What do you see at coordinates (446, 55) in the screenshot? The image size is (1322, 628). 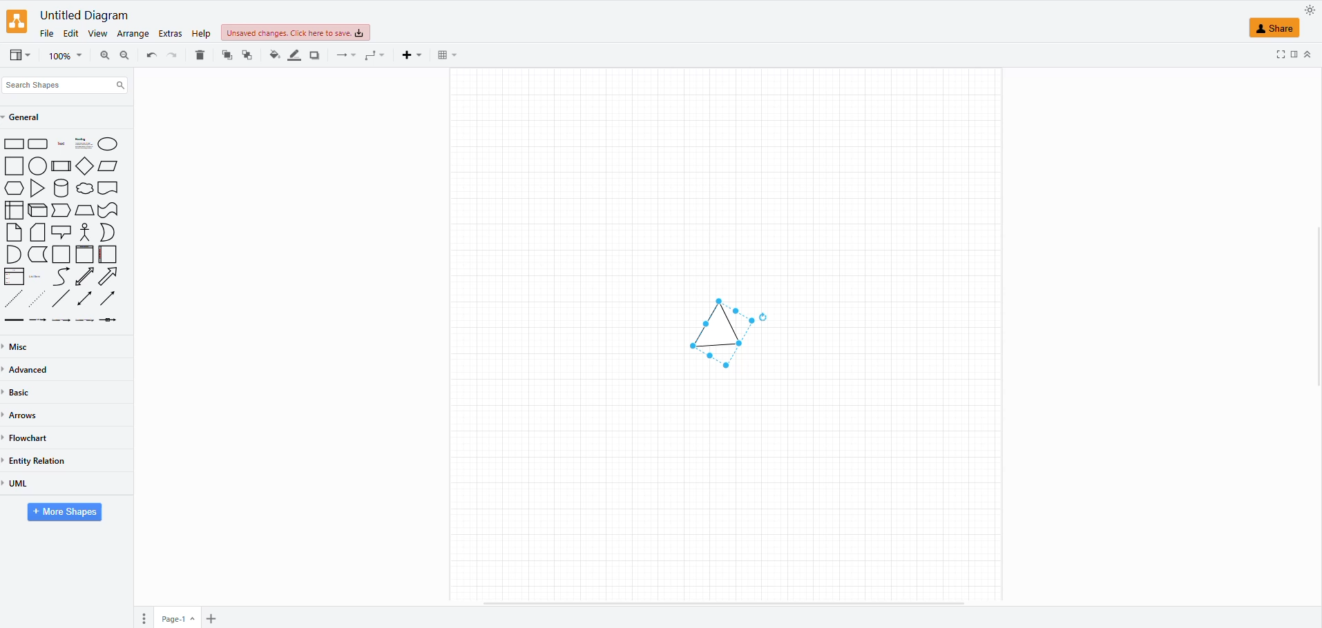 I see `table` at bounding box center [446, 55].